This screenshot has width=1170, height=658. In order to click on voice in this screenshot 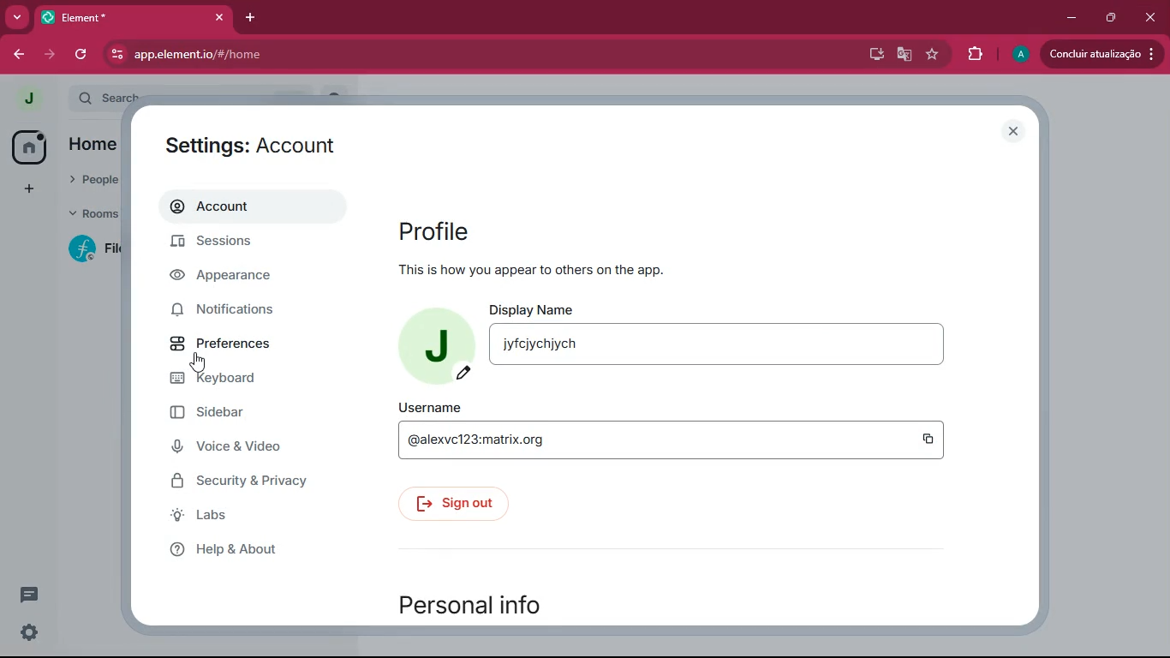, I will do `click(237, 448)`.